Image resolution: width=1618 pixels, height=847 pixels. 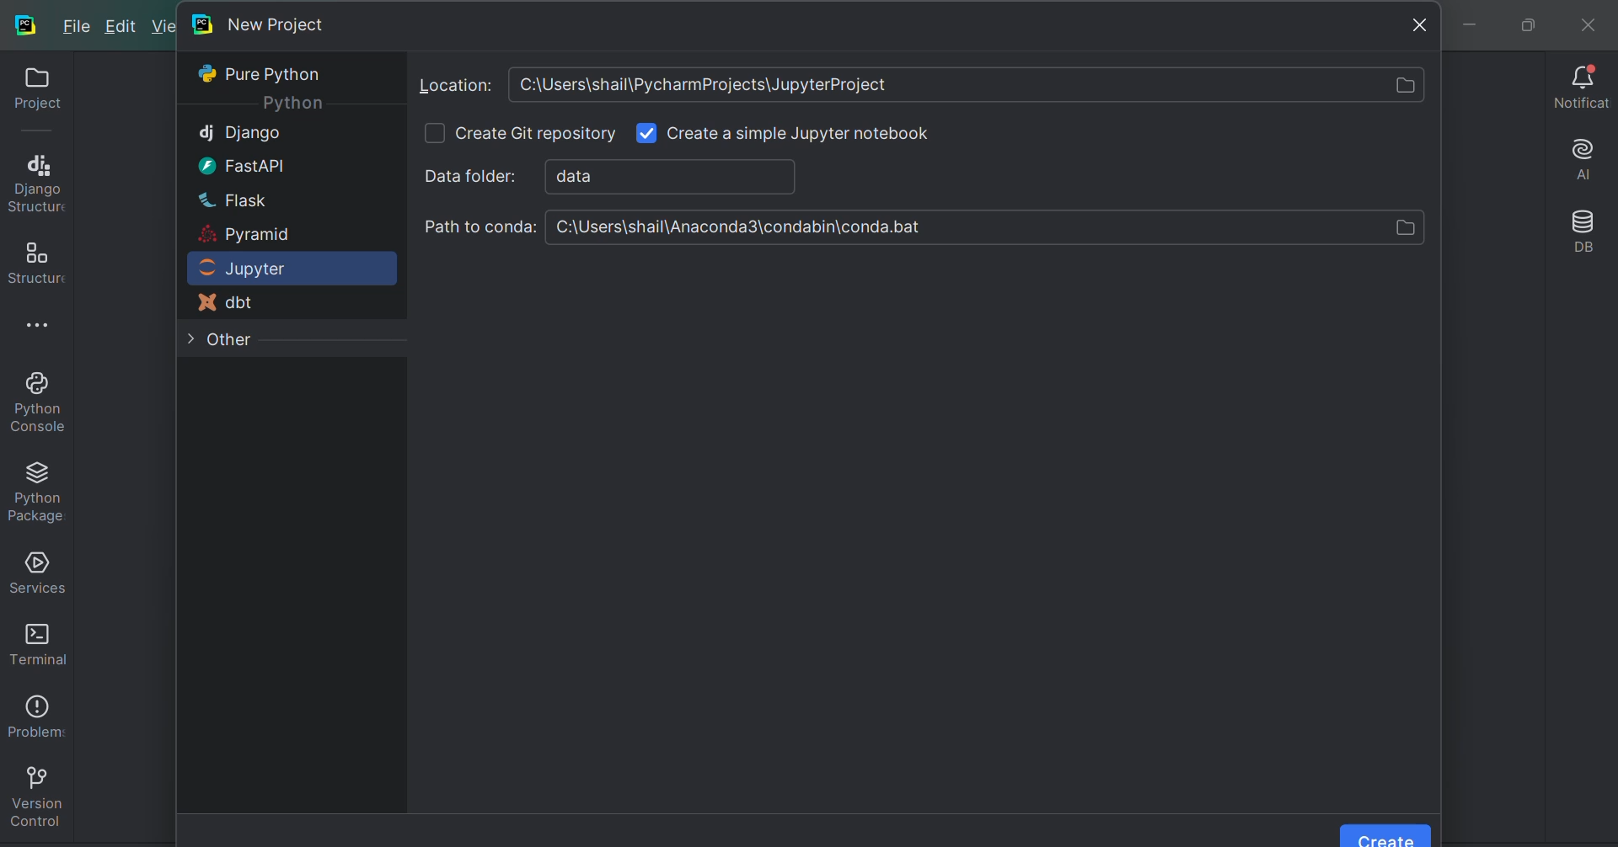 What do you see at coordinates (35, 258) in the screenshot?
I see `Structures` at bounding box center [35, 258].